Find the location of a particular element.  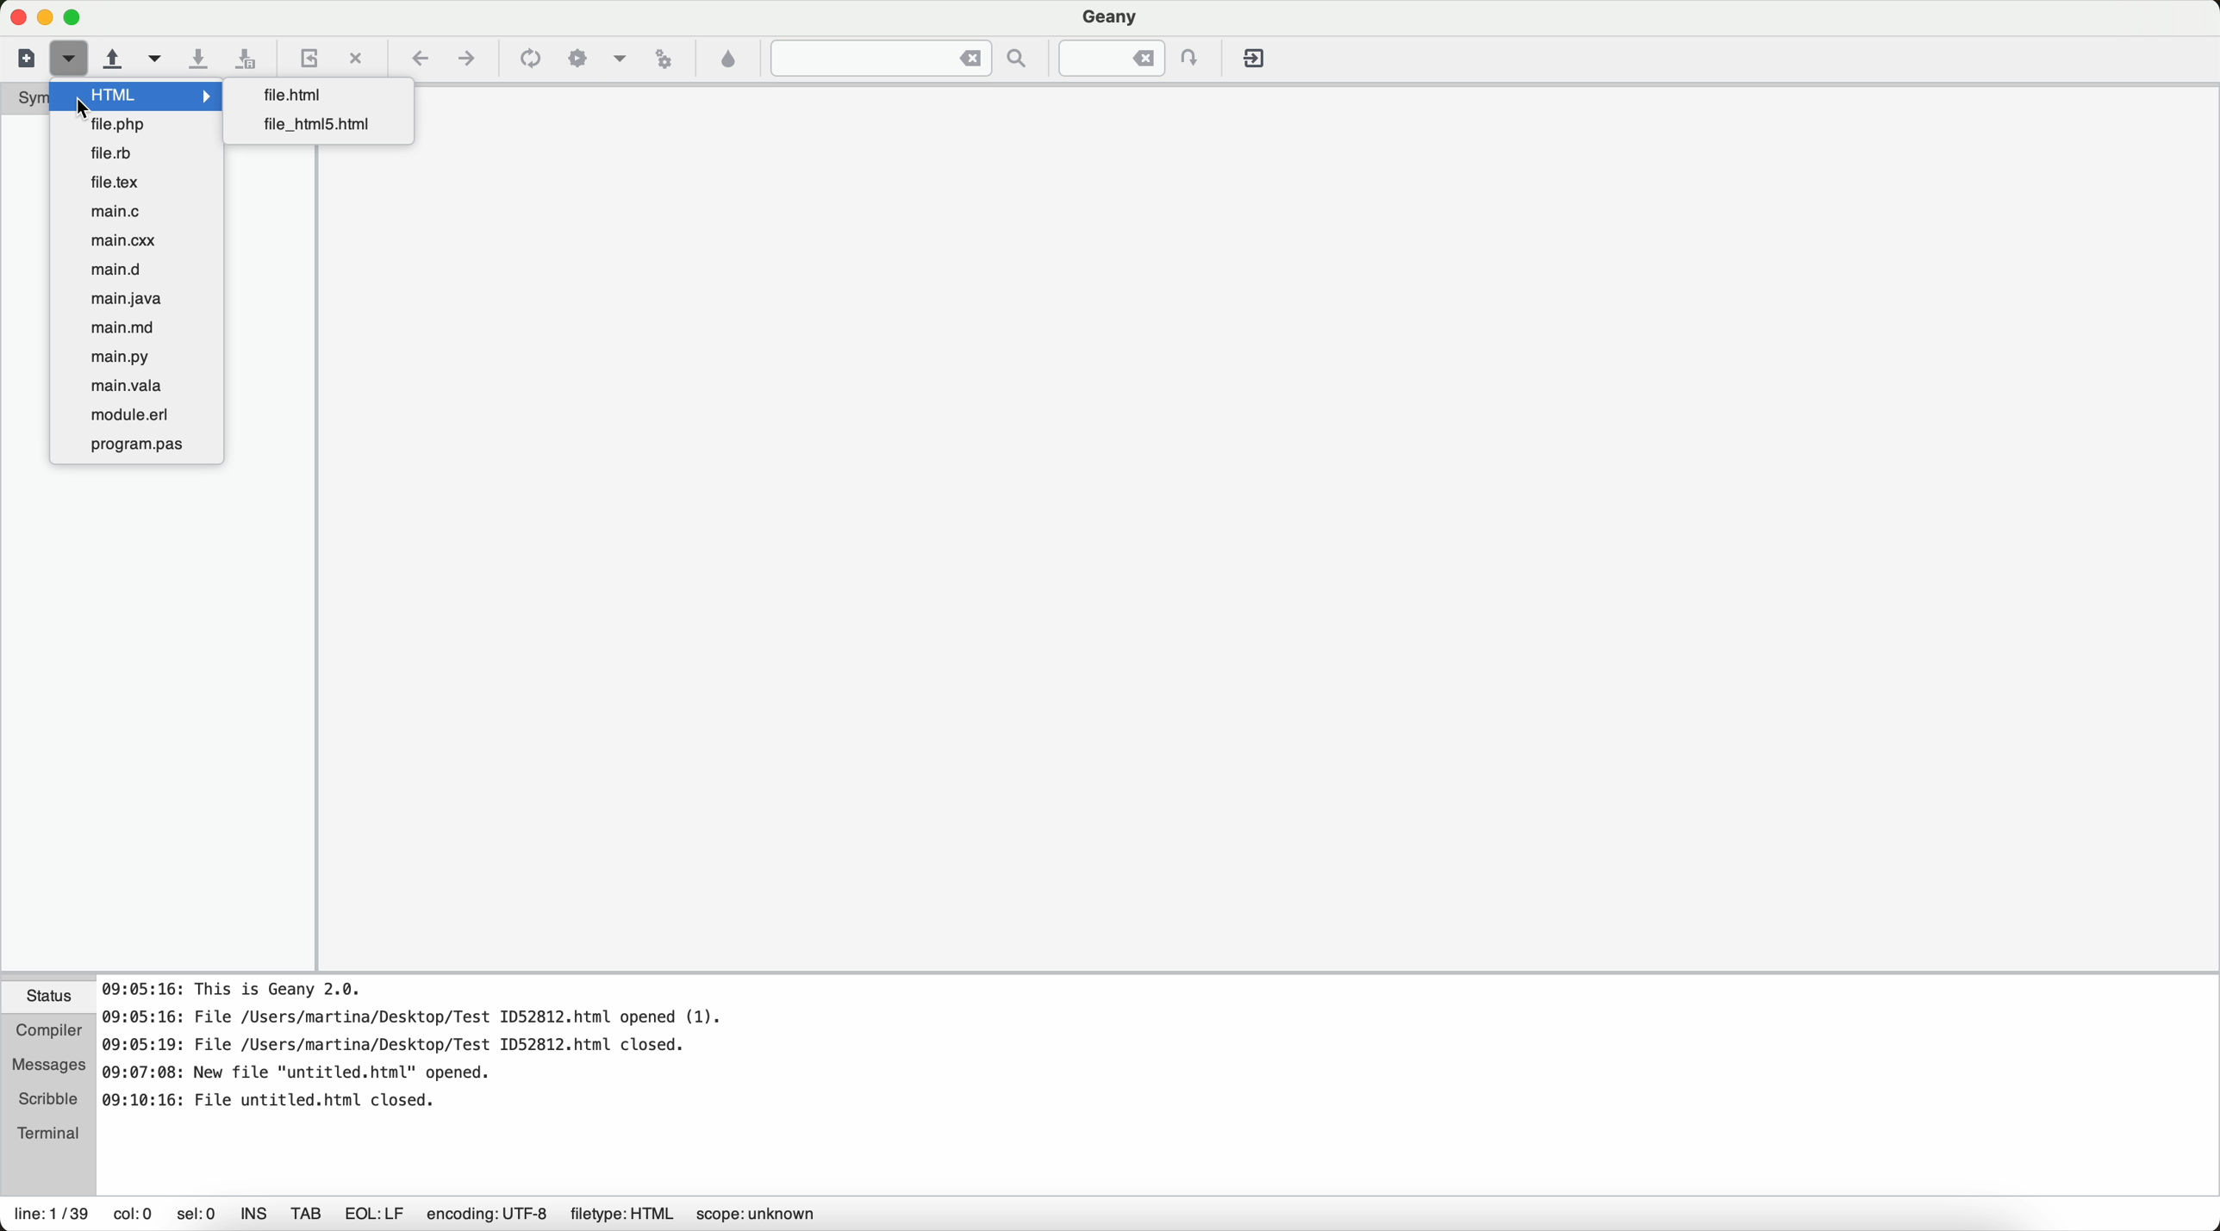

module.erl is located at coordinates (137, 414).